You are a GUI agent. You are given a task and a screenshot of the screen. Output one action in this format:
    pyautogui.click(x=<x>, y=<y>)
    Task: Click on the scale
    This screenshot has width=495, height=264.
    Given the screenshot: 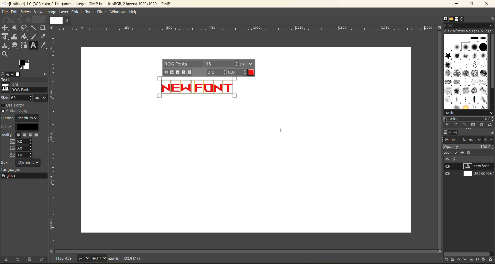 What is the action you would take?
    pyautogui.click(x=53, y=125)
    